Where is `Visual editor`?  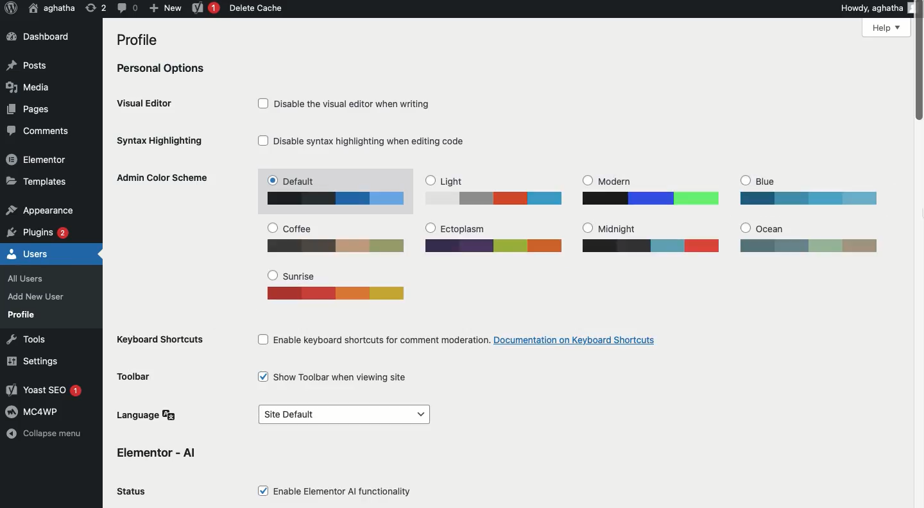
Visual editor is located at coordinates (144, 104).